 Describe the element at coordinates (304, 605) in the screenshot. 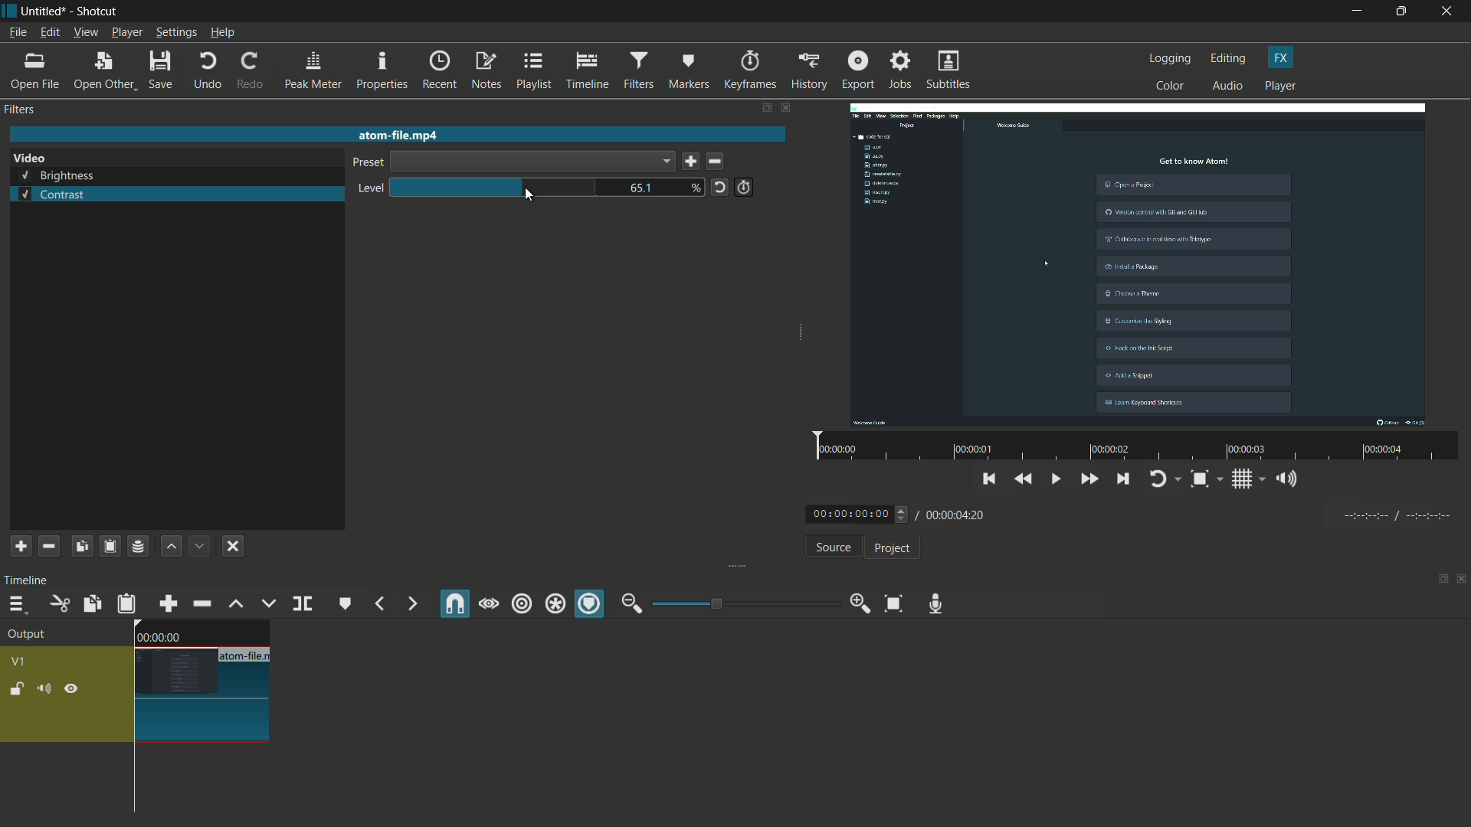

I see `split at playhead` at that location.